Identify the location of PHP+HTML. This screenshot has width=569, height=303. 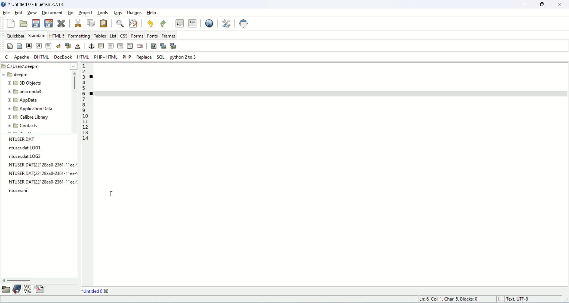
(106, 57).